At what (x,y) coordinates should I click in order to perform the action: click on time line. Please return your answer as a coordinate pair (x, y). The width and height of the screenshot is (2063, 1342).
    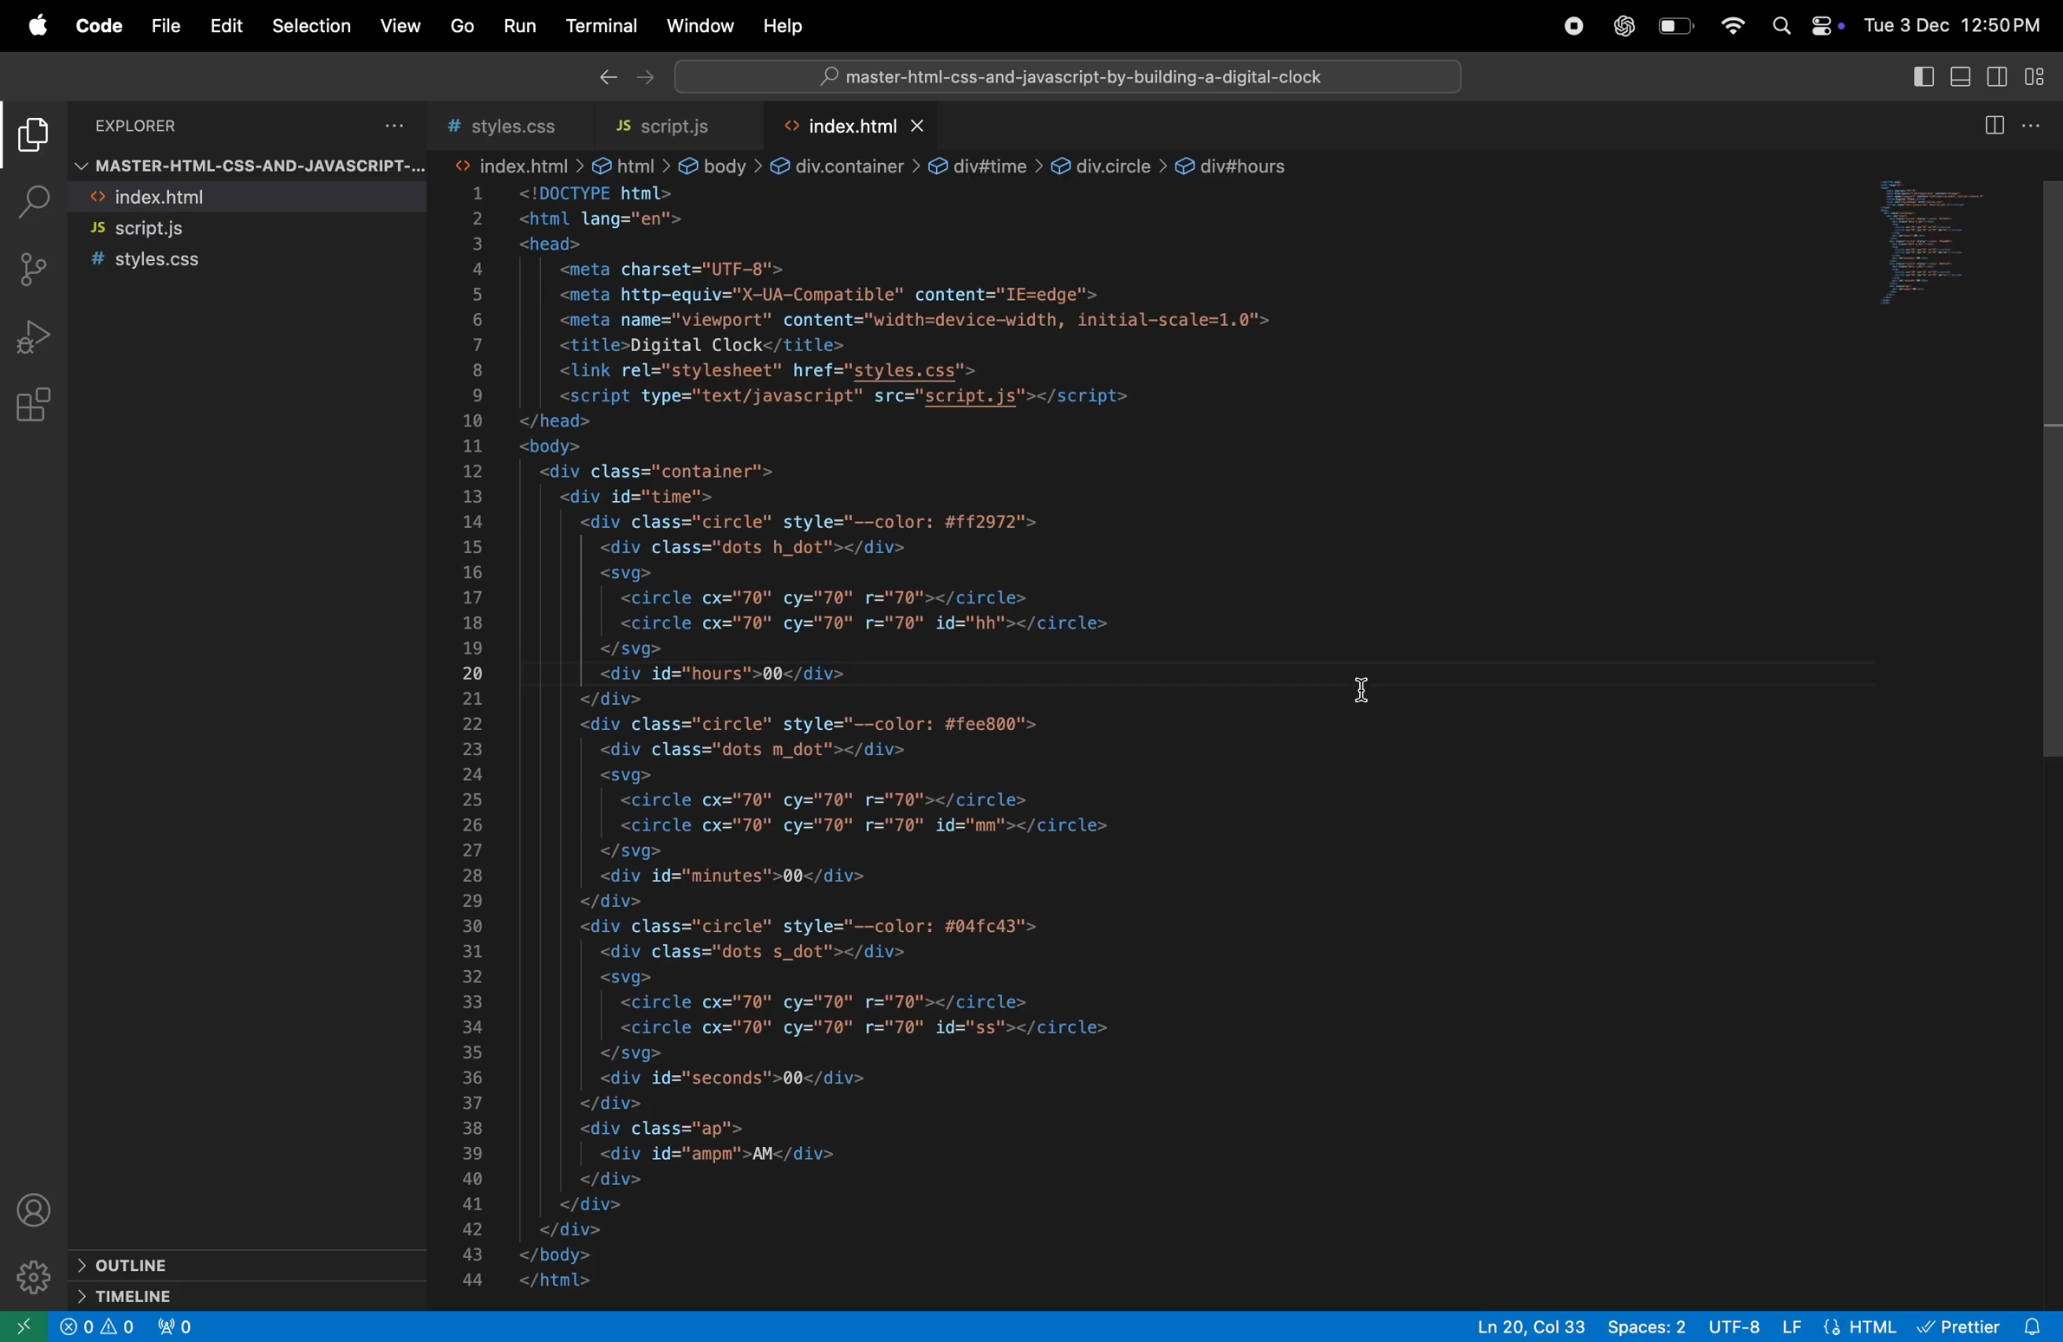
    Looking at the image, I should click on (214, 1295).